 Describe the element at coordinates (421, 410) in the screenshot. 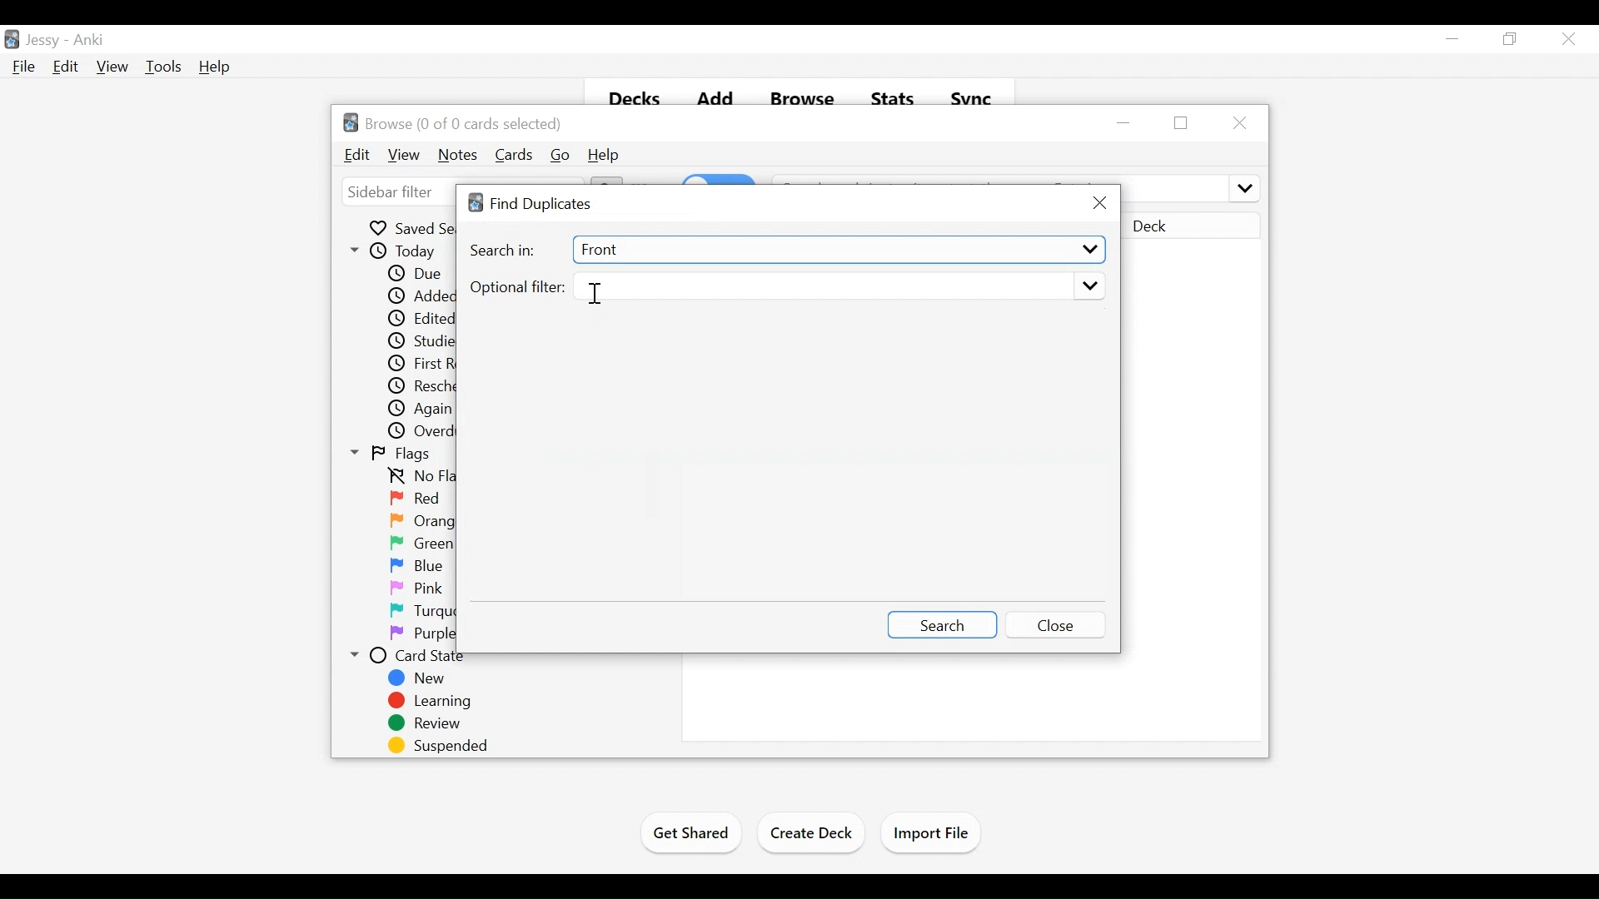

I see `Again` at that location.